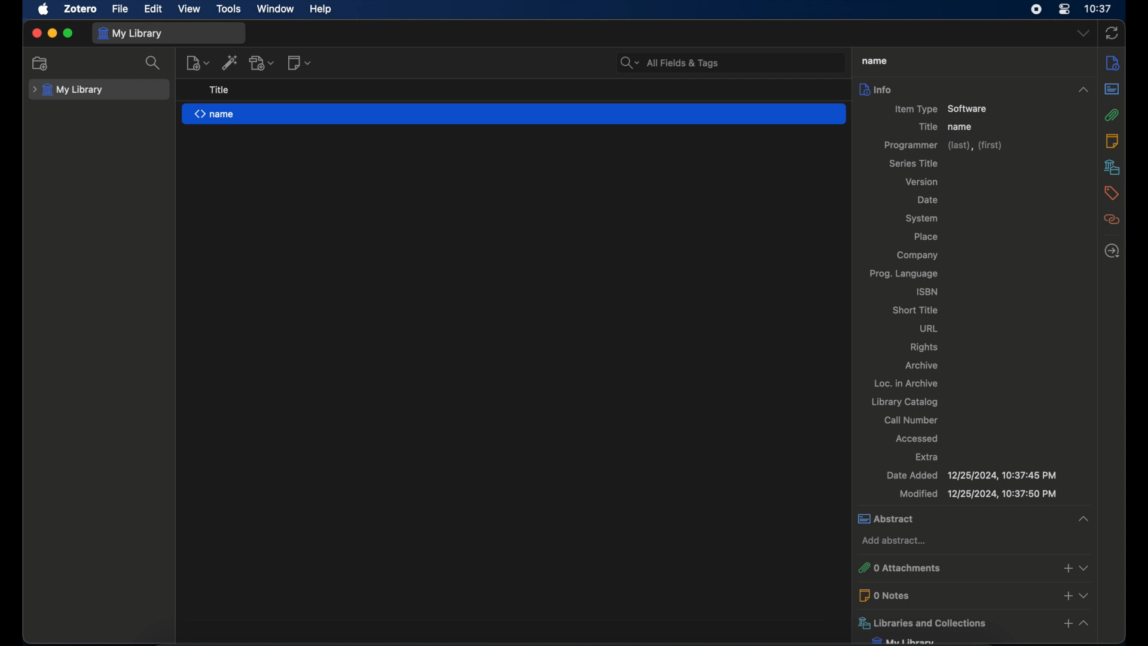 This screenshot has height=646, width=1148. Describe the element at coordinates (954, 622) in the screenshot. I see `libraries and collections` at that location.